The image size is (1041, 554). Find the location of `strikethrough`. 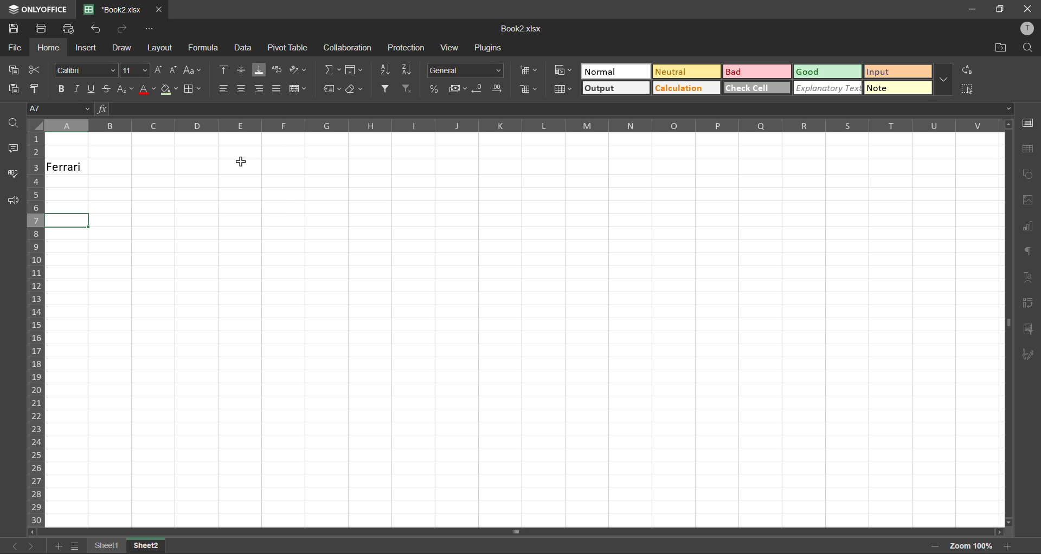

strikethrough is located at coordinates (106, 88).